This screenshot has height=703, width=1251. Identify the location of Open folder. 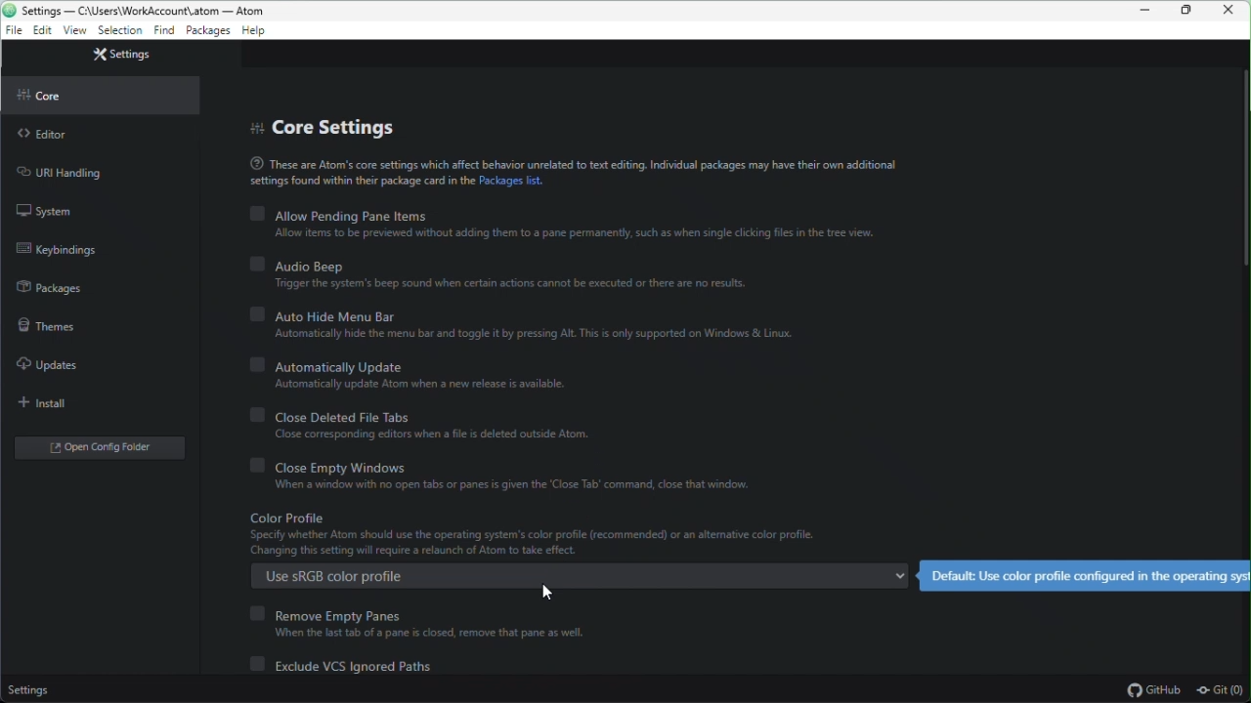
(95, 449).